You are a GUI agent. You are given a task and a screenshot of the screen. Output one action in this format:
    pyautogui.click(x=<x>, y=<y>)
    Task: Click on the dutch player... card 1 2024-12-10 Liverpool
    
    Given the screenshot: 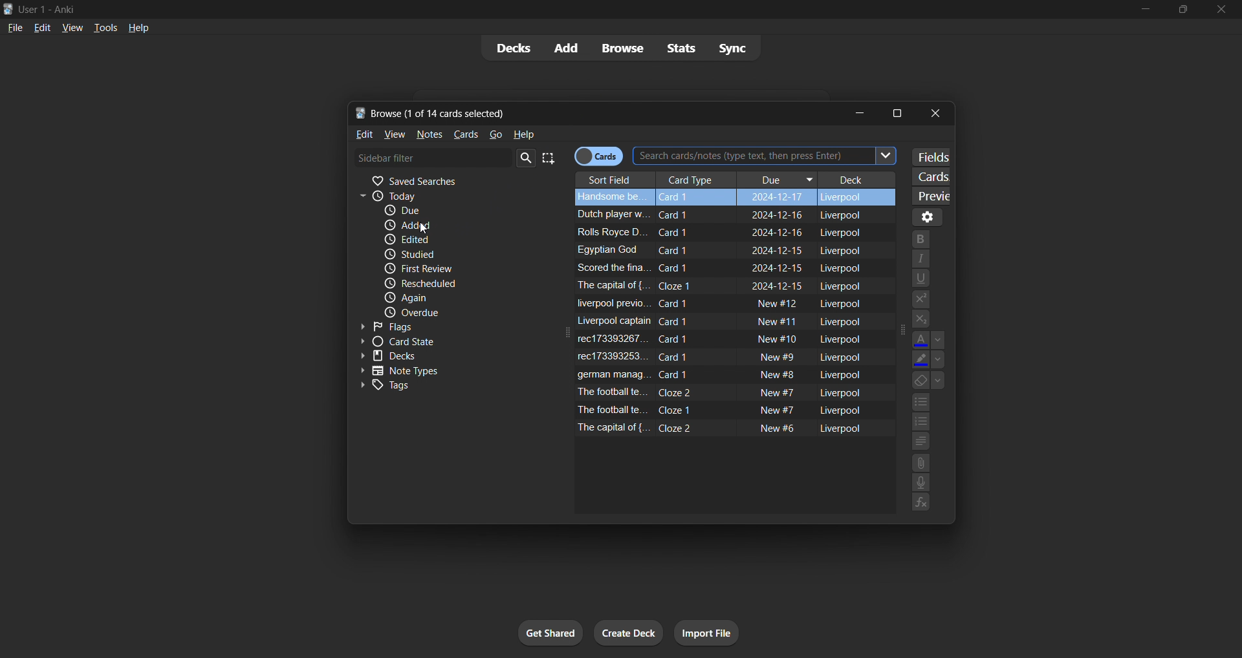 What is the action you would take?
    pyautogui.click(x=717, y=213)
    